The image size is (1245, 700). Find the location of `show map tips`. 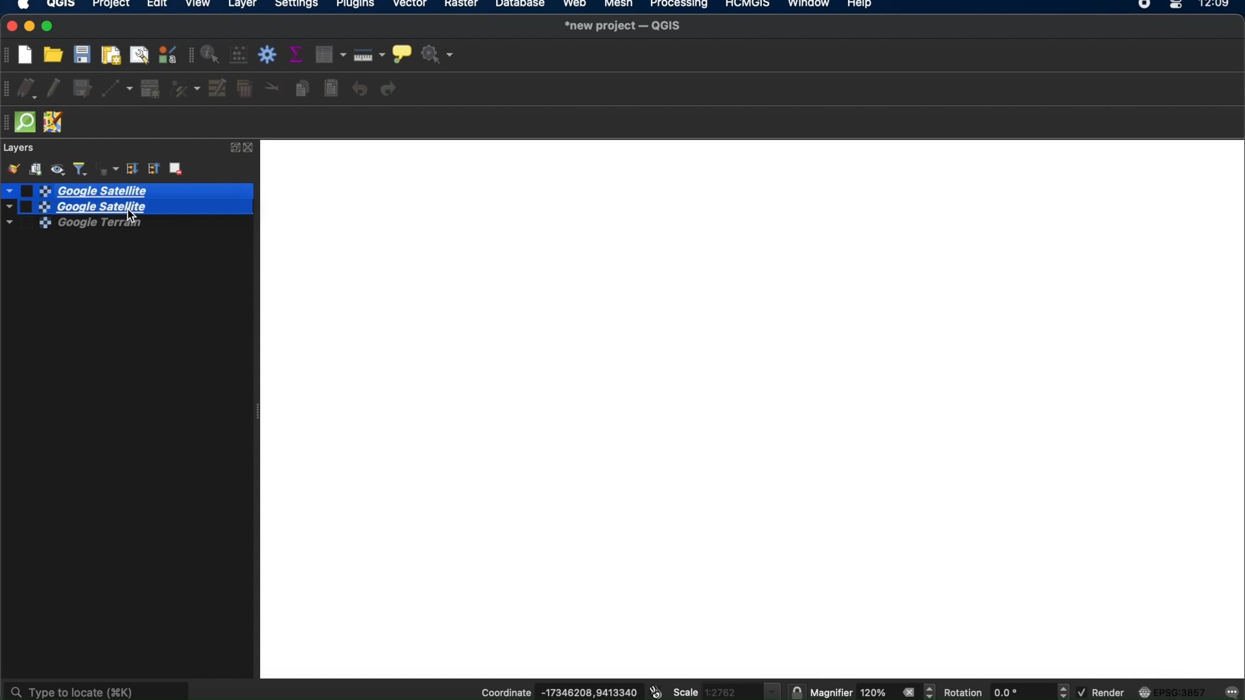

show map tips is located at coordinates (401, 52).